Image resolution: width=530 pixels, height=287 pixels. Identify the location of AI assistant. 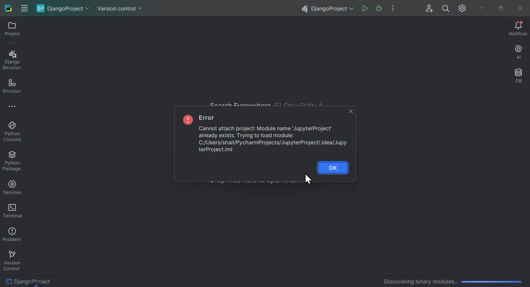
(517, 53).